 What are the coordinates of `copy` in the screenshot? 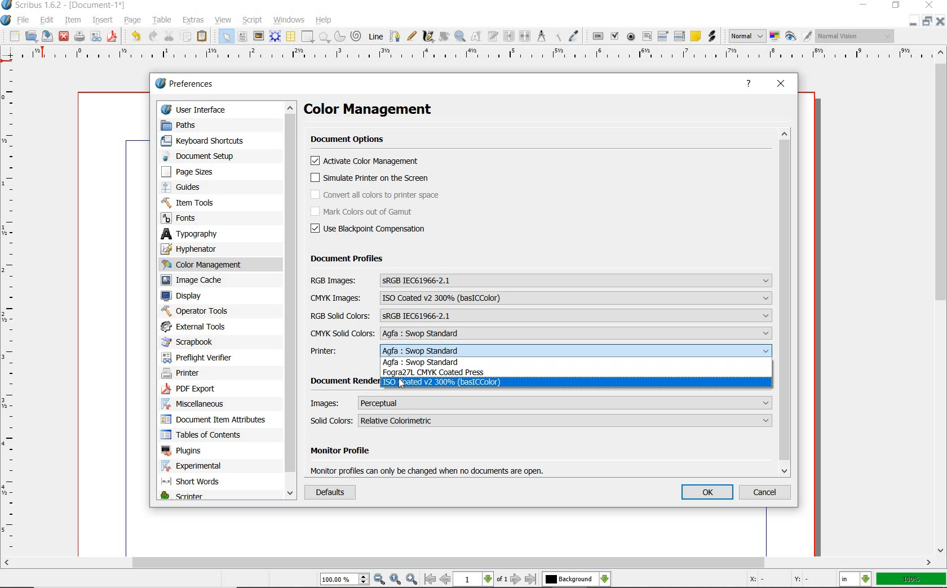 It's located at (186, 37).